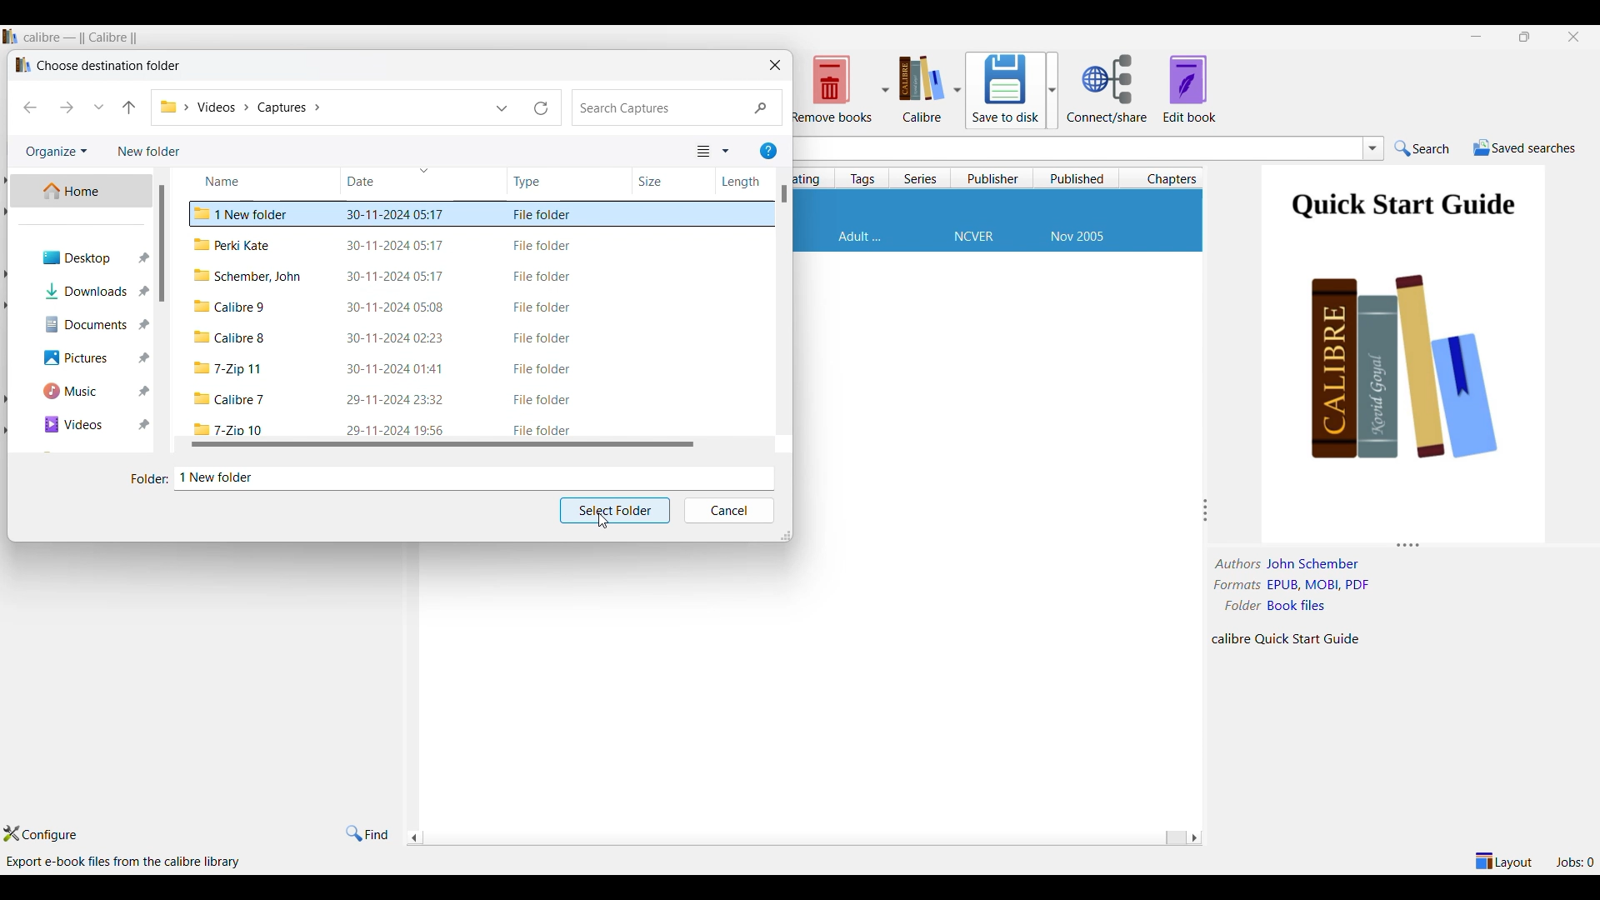 This screenshot has height=900, width=1600. What do you see at coordinates (542, 401) in the screenshot?
I see `file folder` at bounding box center [542, 401].